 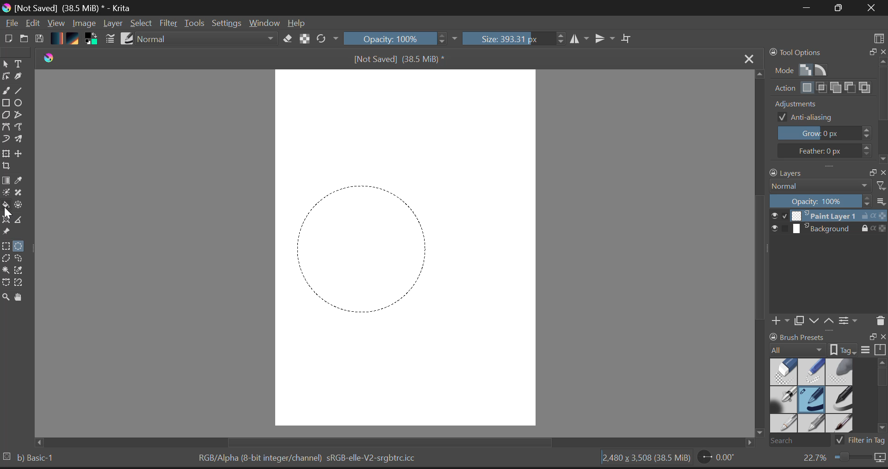 What do you see at coordinates (24, 259) in the screenshot?
I see `Freehand Selection` at bounding box center [24, 259].